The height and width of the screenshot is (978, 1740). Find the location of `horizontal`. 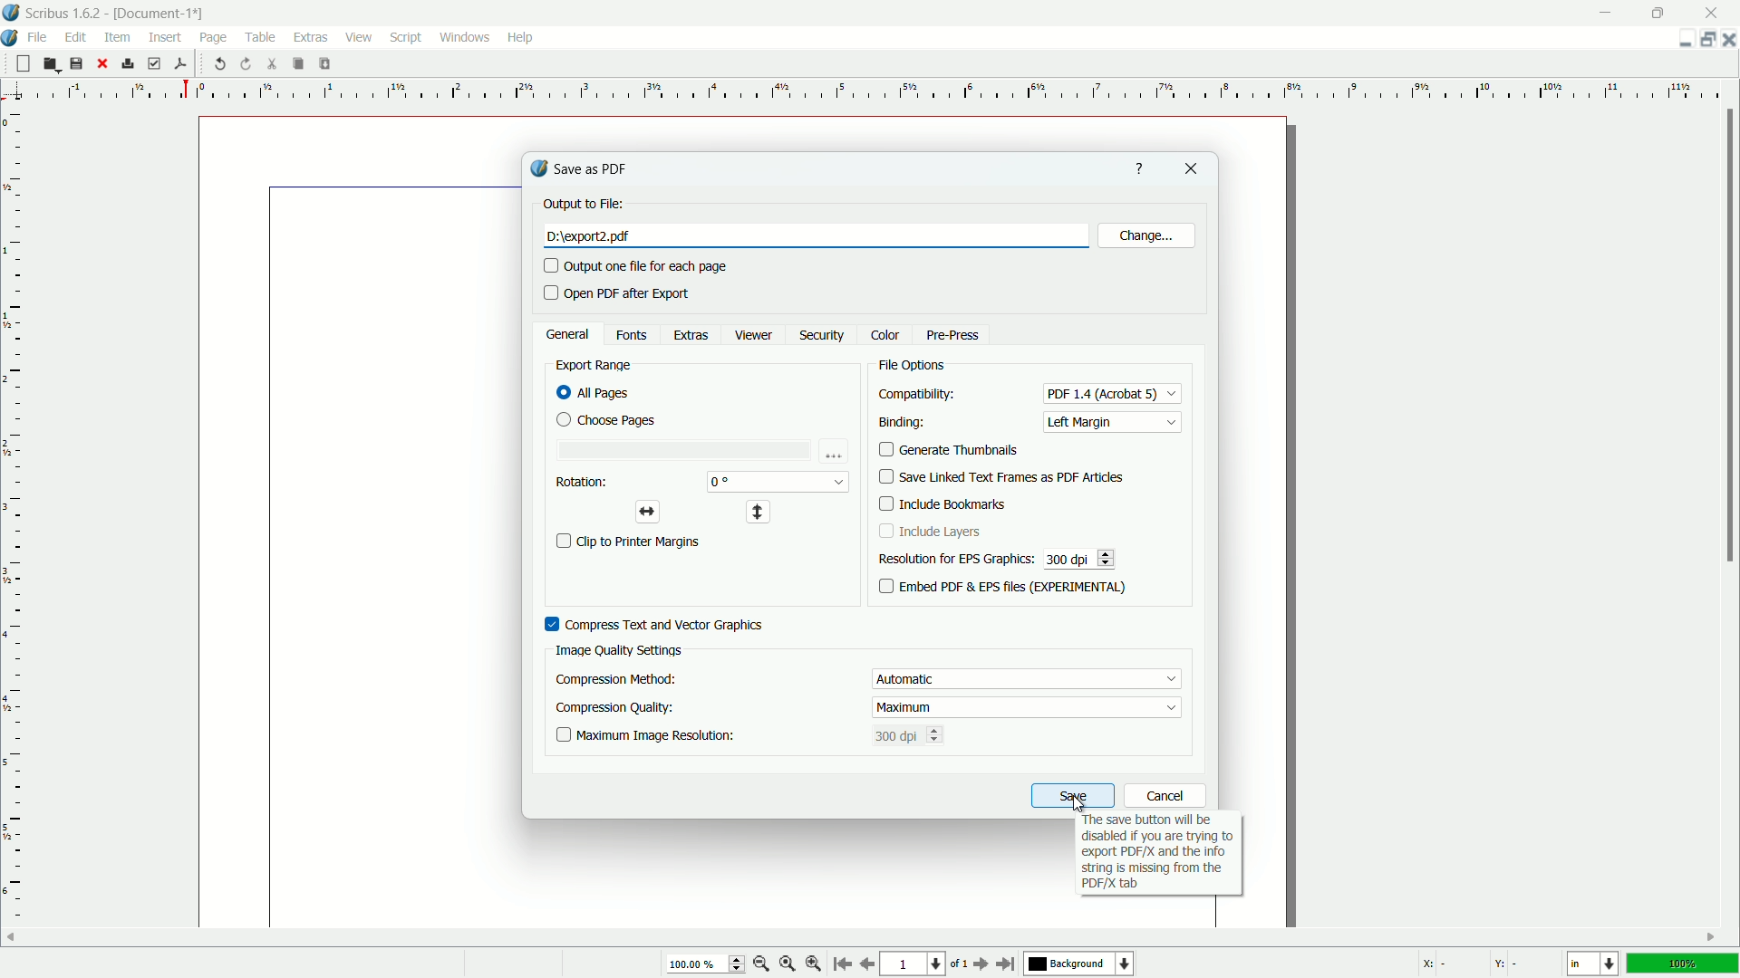

horizontal is located at coordinates (649, 513).